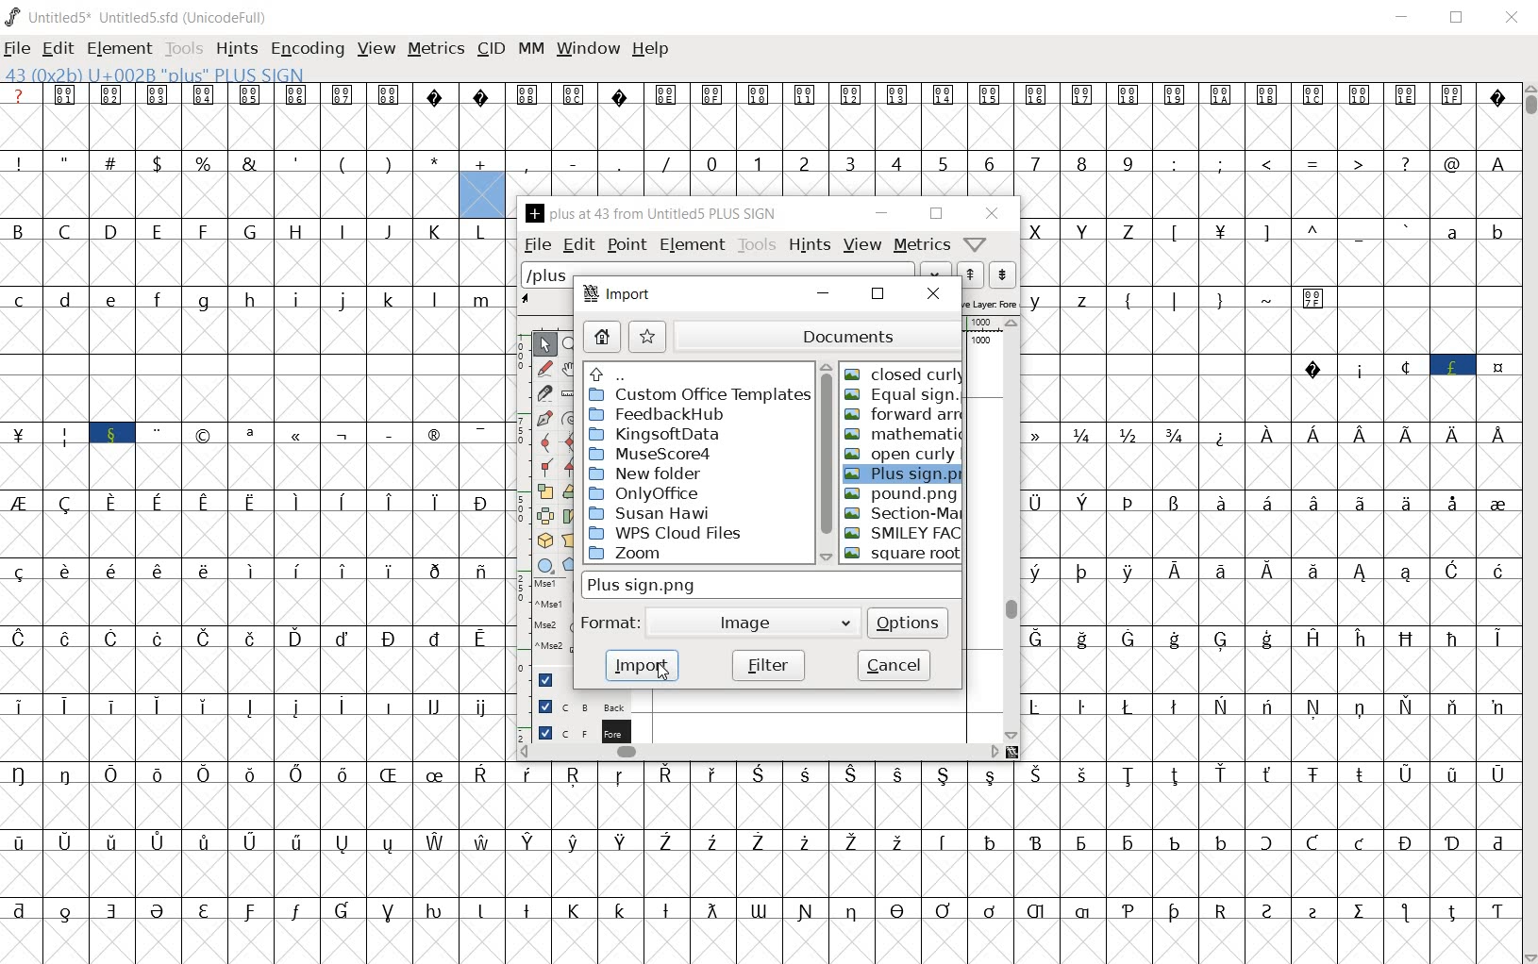 This screenshot has width=1538, height=964. I want to click on UP directories, so click(694, 374).